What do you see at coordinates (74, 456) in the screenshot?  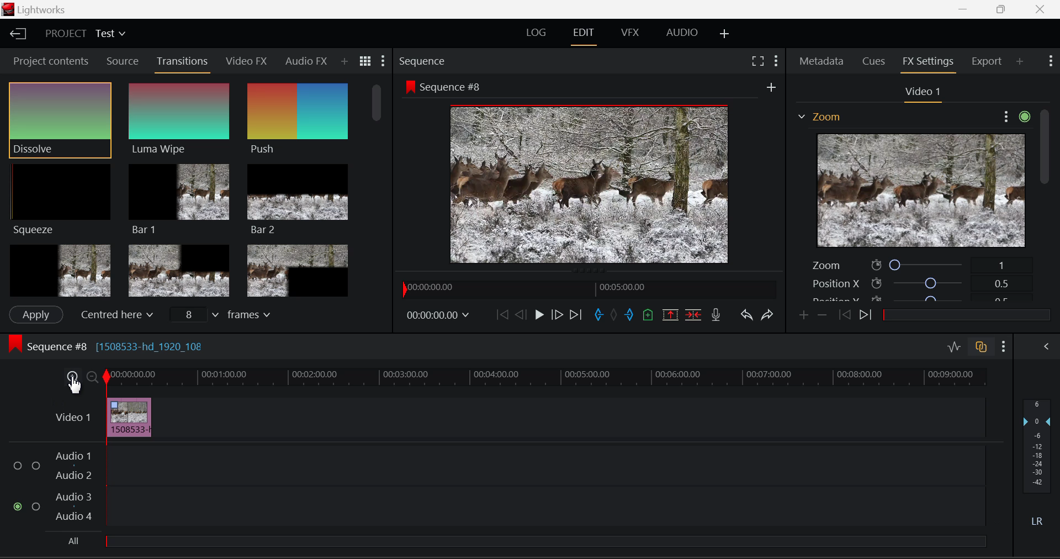 I see `Audio 1` at bounding box center [74, 456].